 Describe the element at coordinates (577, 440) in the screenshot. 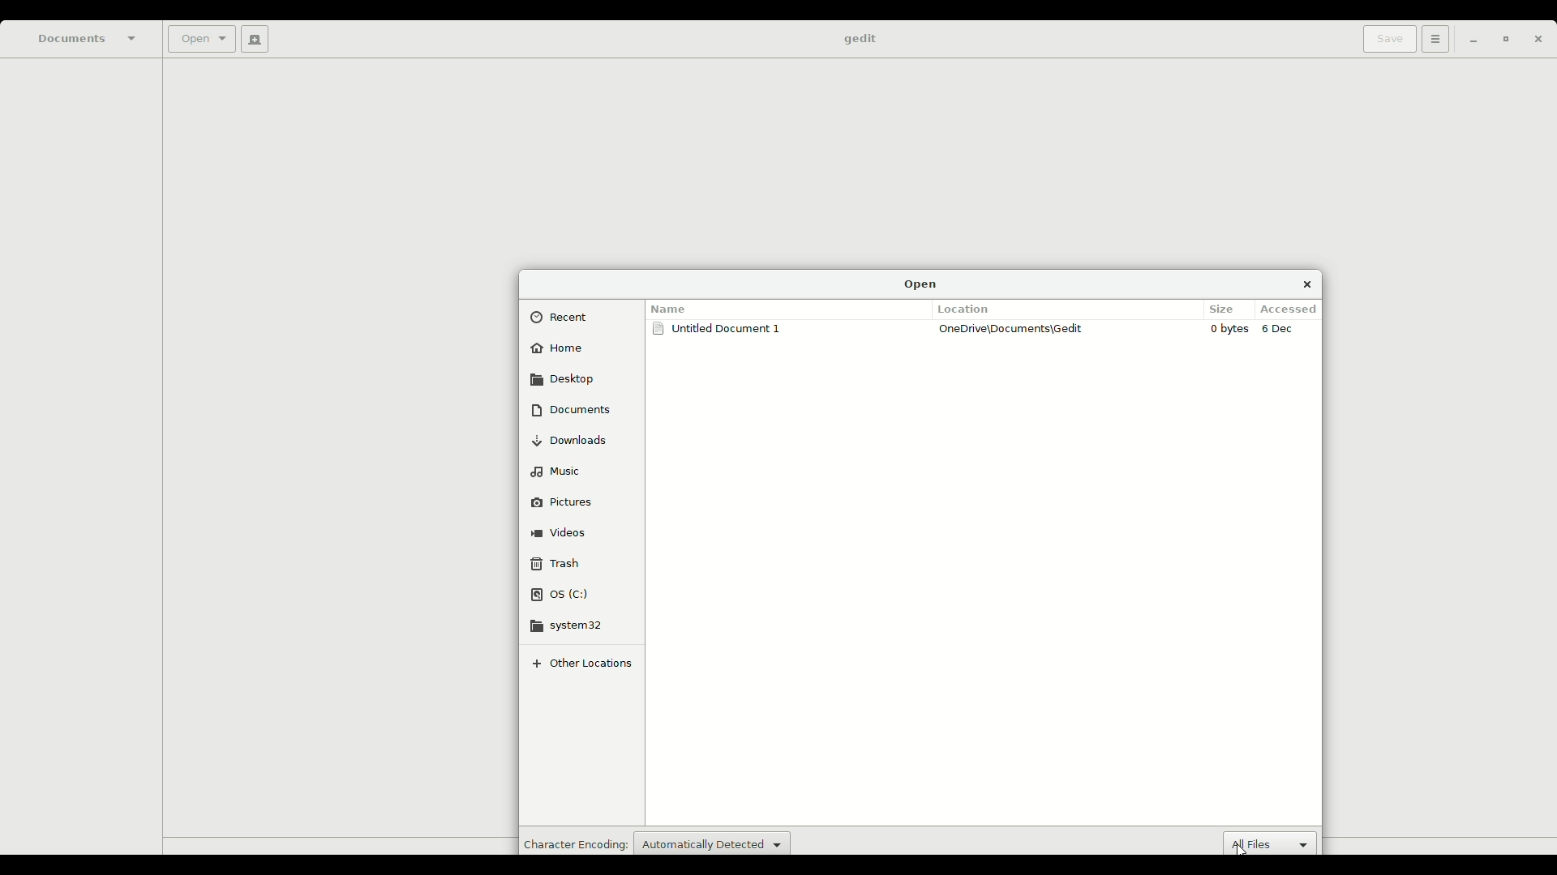

I see `Downloads` at that location.